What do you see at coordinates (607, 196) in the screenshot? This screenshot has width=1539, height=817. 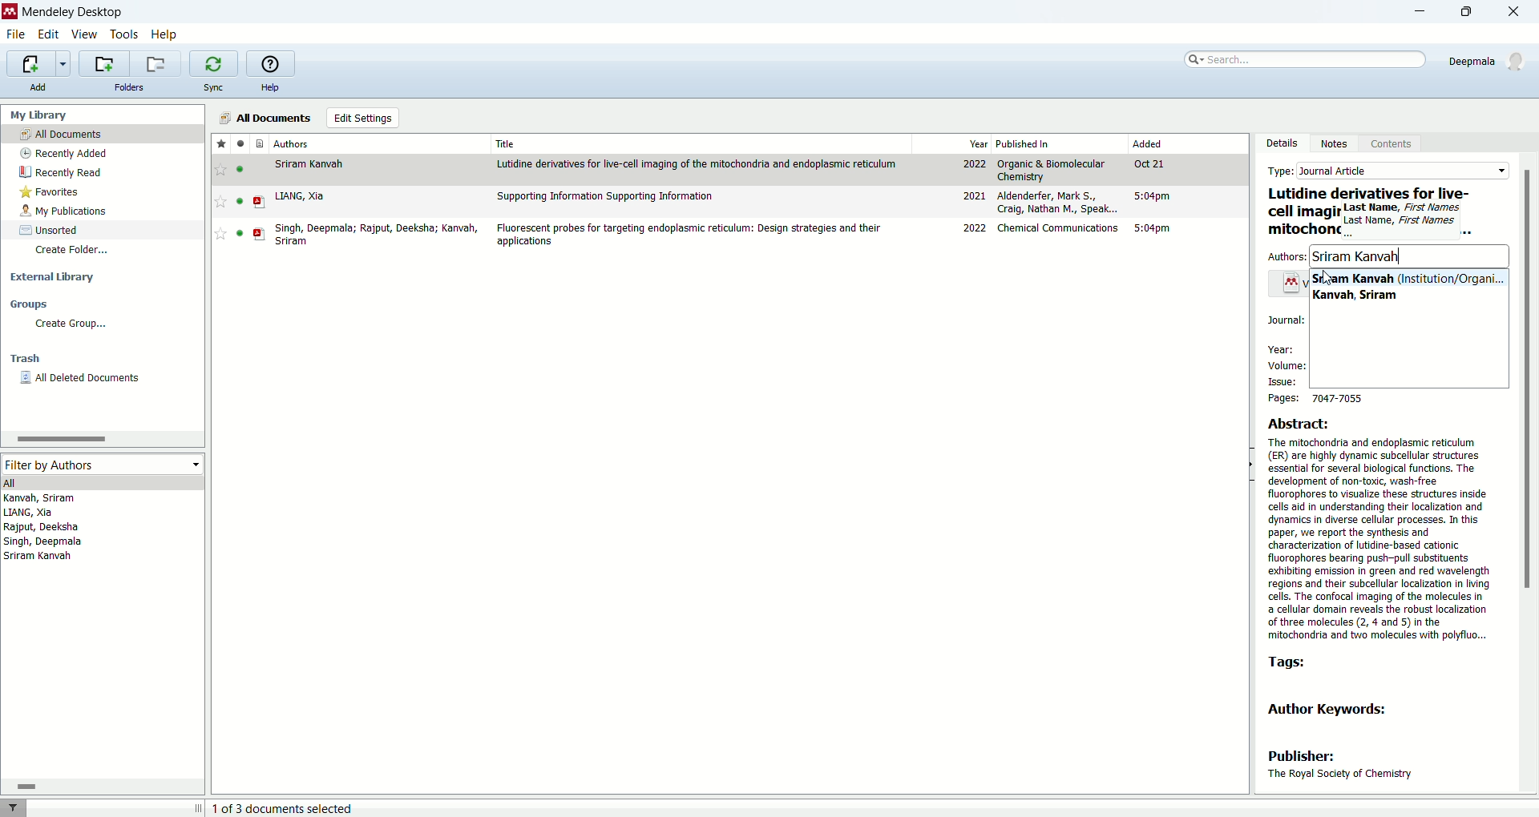 I see `Supporting information Supporting Information` at bounding box center [607, 196].